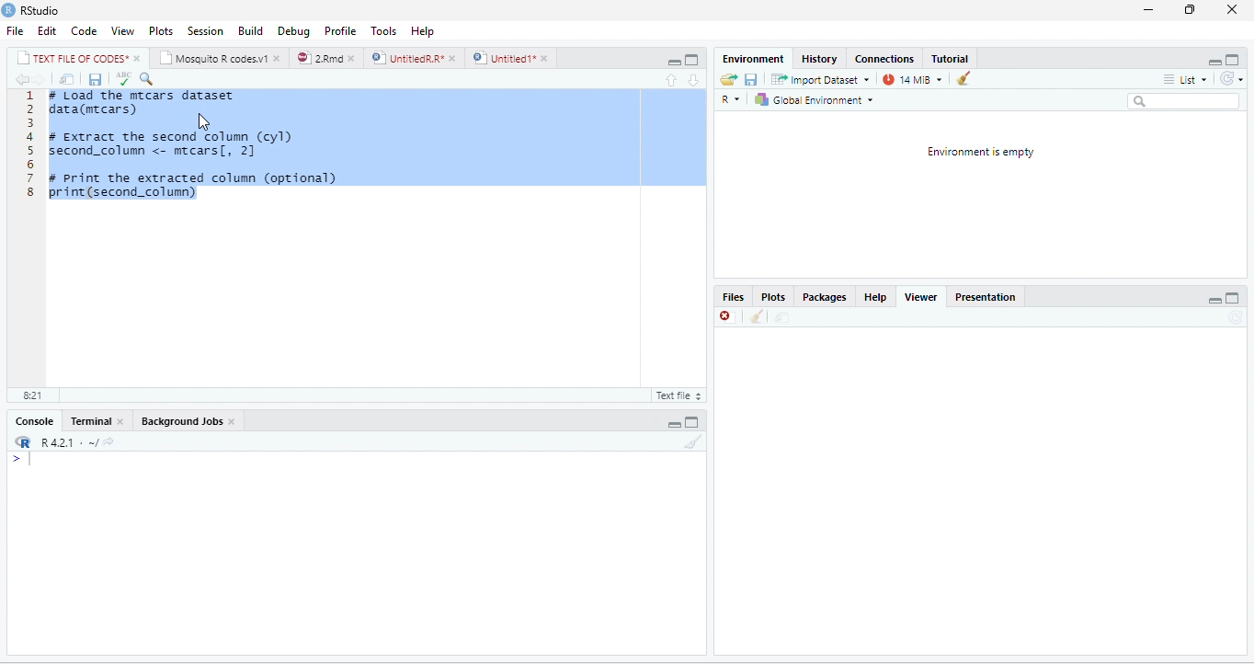  Describe the element at coordinates (8, 10) in the screenshot. I see `RStudio logo` at that location.